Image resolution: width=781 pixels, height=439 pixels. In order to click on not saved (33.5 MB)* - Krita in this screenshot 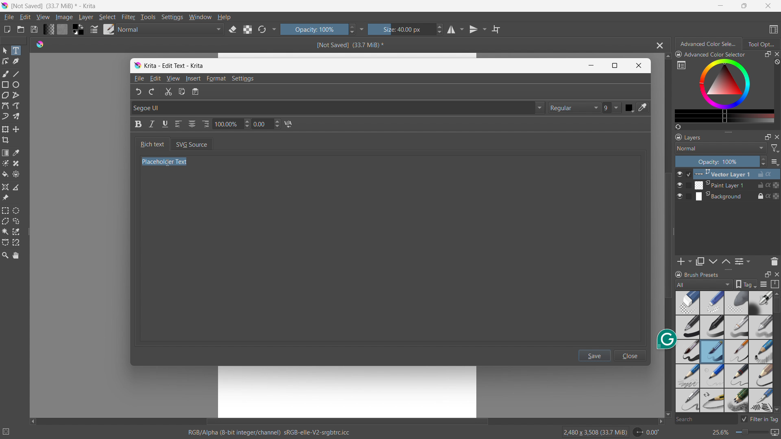, I will do `click(56, 5)`.